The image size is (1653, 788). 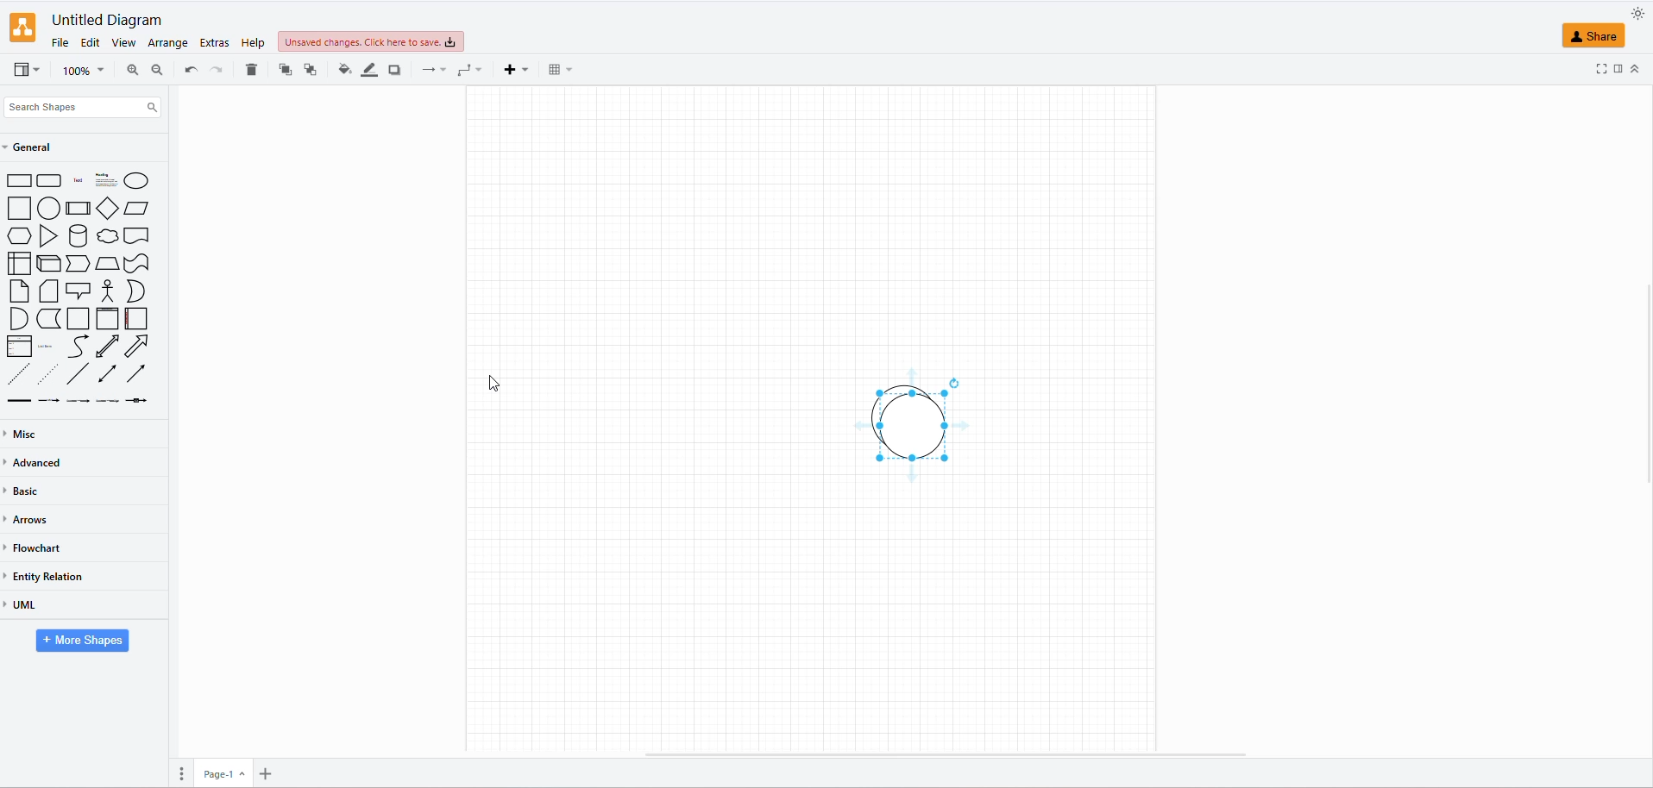 I want to click on LIST, so click(x=20, y=347).